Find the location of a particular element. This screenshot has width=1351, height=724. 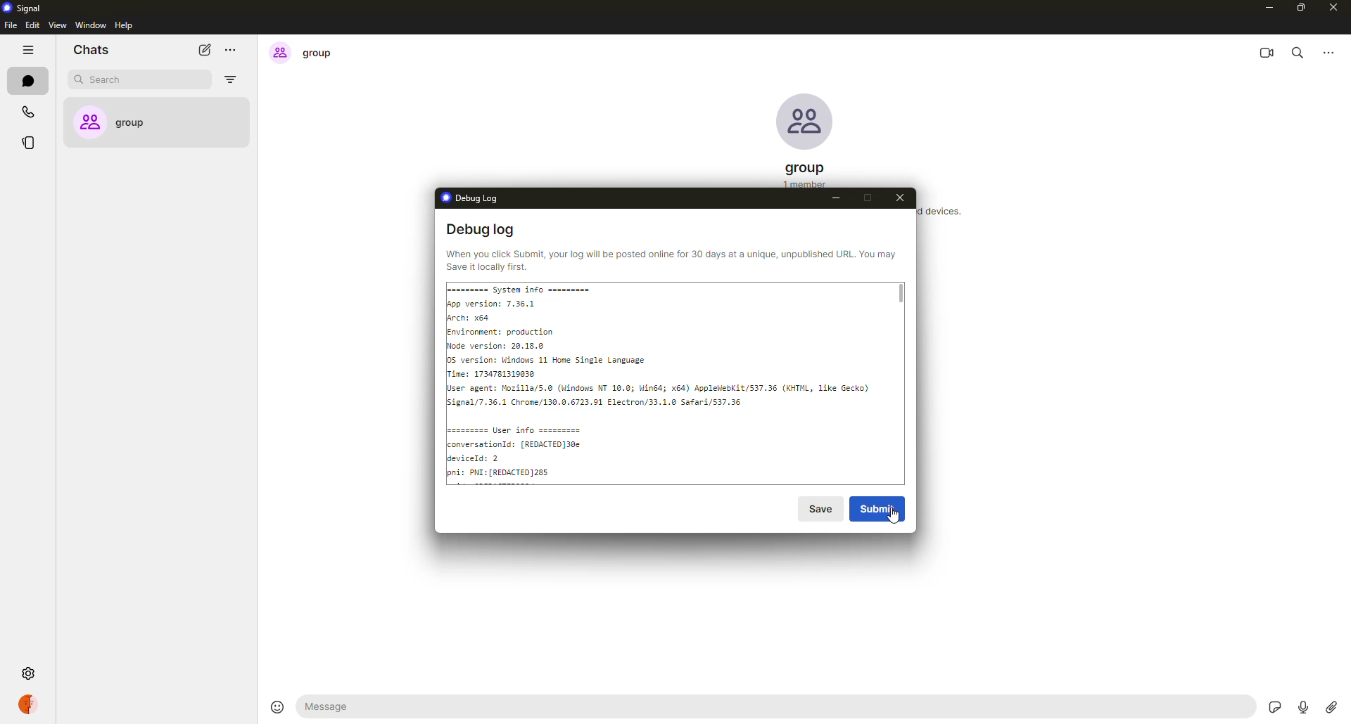

message is located at coordinates (386, 706).